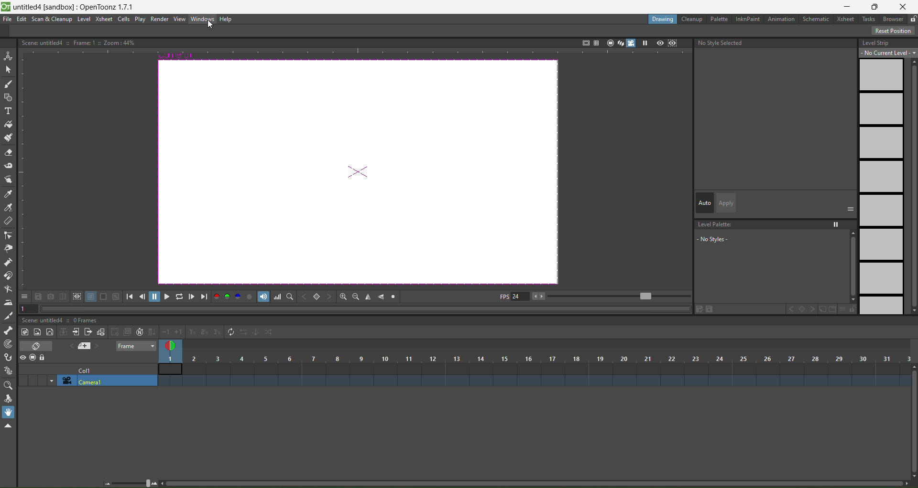 The height and width of the screenshot is (488, 918). What do you see at coordinates (151, 332) in the screenshot?
I see `fill in empty cells` at bounding box center [151, 332].